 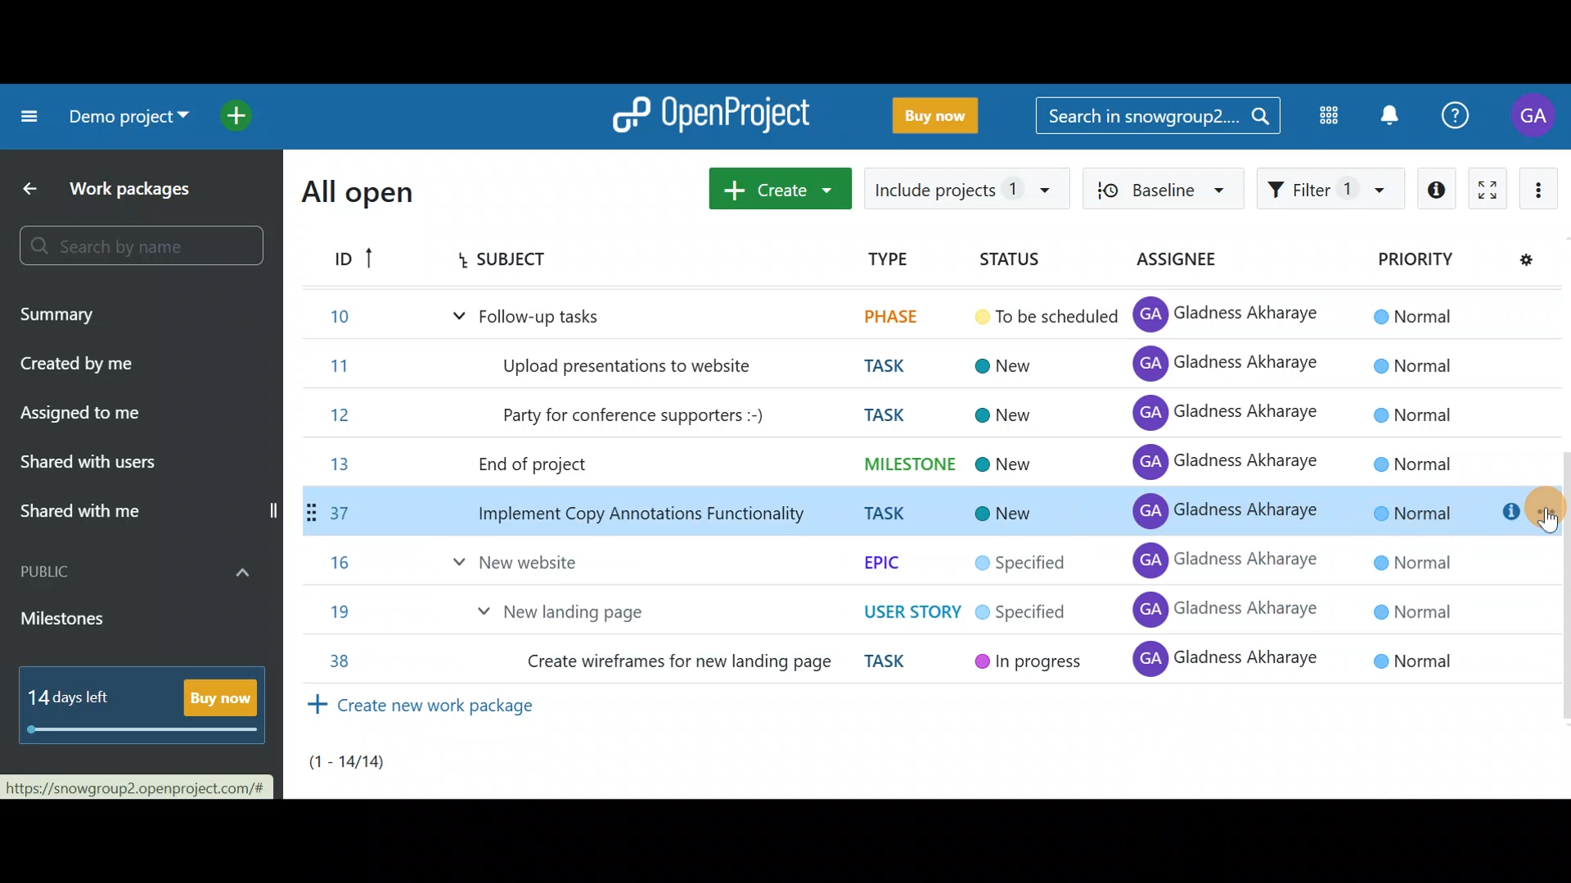 What do you see at coordinates (880, 258) in the screenshot?
I see `TYPE` at bounding box center [880, 258].